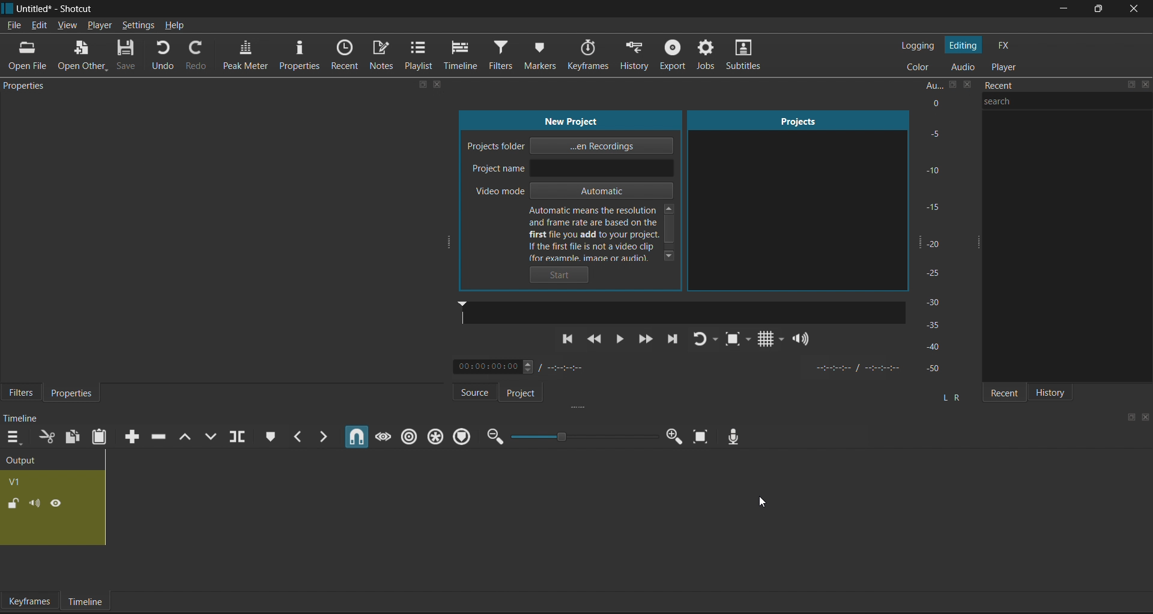  What do you see at coordinates (605, 232) in the screenshot?
I see `help text` at bounding box center [605, 232].